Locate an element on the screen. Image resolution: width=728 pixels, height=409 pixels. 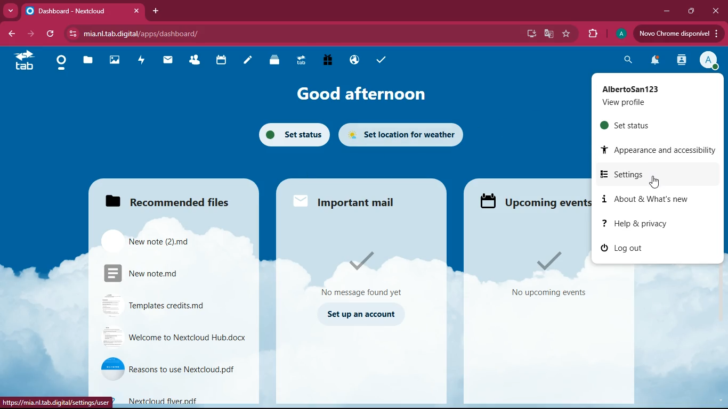
tab is located at coordinates (25, 61).